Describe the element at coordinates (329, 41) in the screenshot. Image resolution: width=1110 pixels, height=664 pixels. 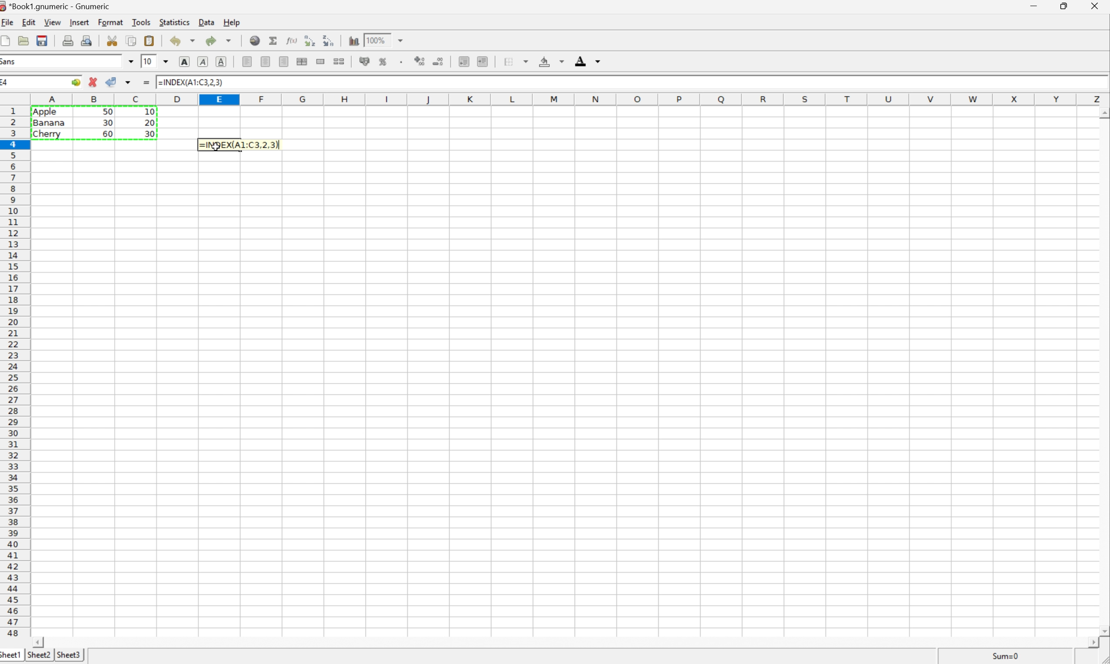
I see `Sort the selected region in descending order based on the first column selected` at that location.